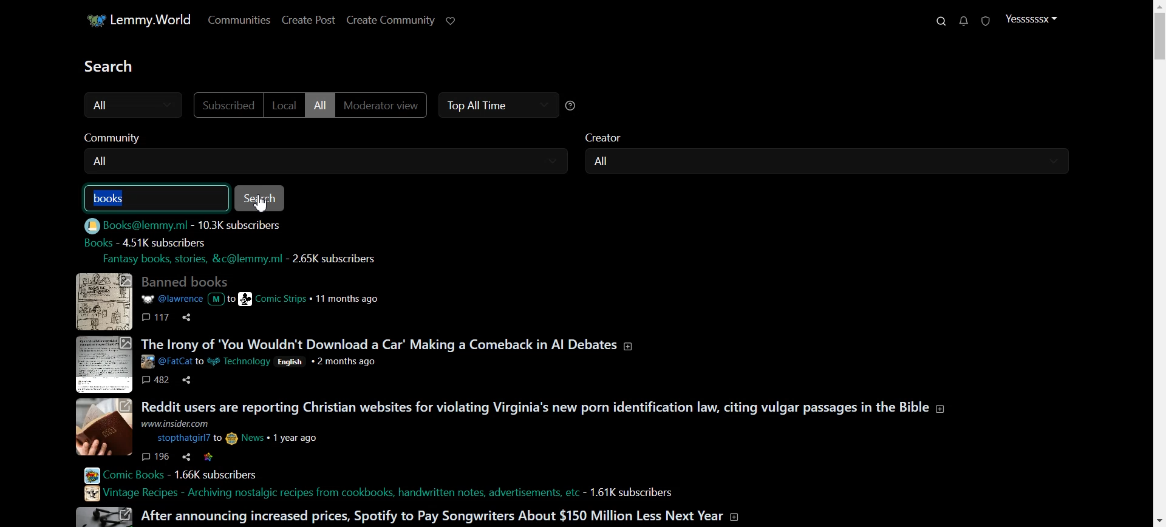 This screenshot has width=1166, height=527. What do you see at coordinates (138, 19) in the screenshot?
I see `Home Page` at bounding box center [138, 19].